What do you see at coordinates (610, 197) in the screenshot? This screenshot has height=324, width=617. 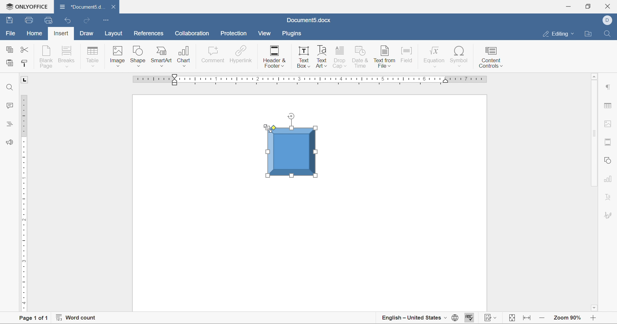 I see `text art settings` at bounding box center [610, 197].